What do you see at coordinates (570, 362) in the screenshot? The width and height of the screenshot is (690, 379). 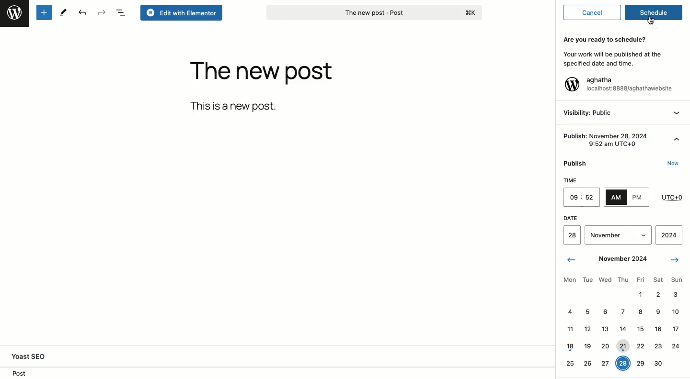 I see `25` at bounding box center [570, 362].